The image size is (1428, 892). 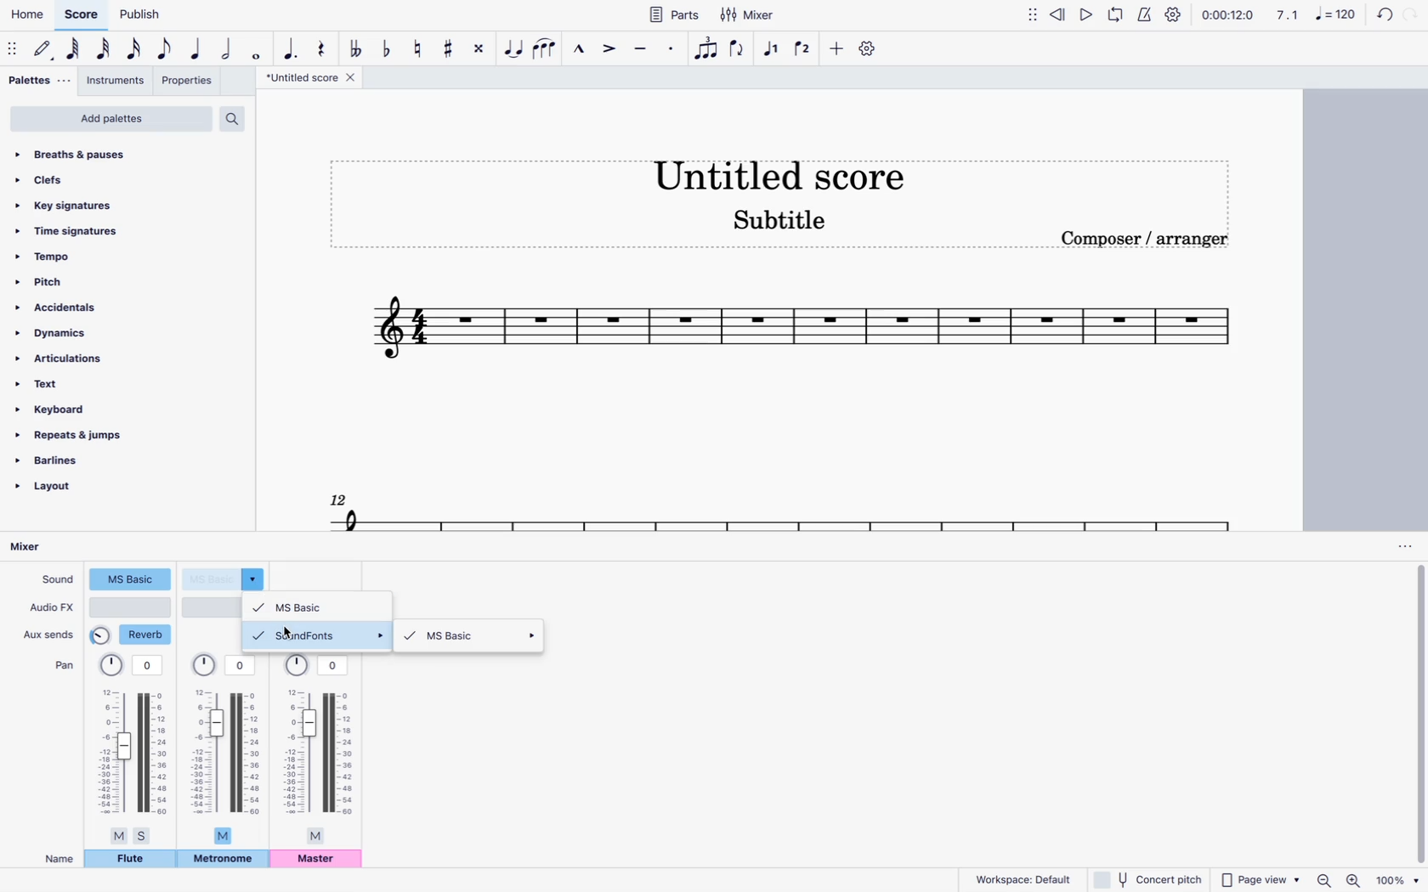 What do you see at coordinates (27, 18) in the screenshot?
I see `home` at bounding box center [27, 18].